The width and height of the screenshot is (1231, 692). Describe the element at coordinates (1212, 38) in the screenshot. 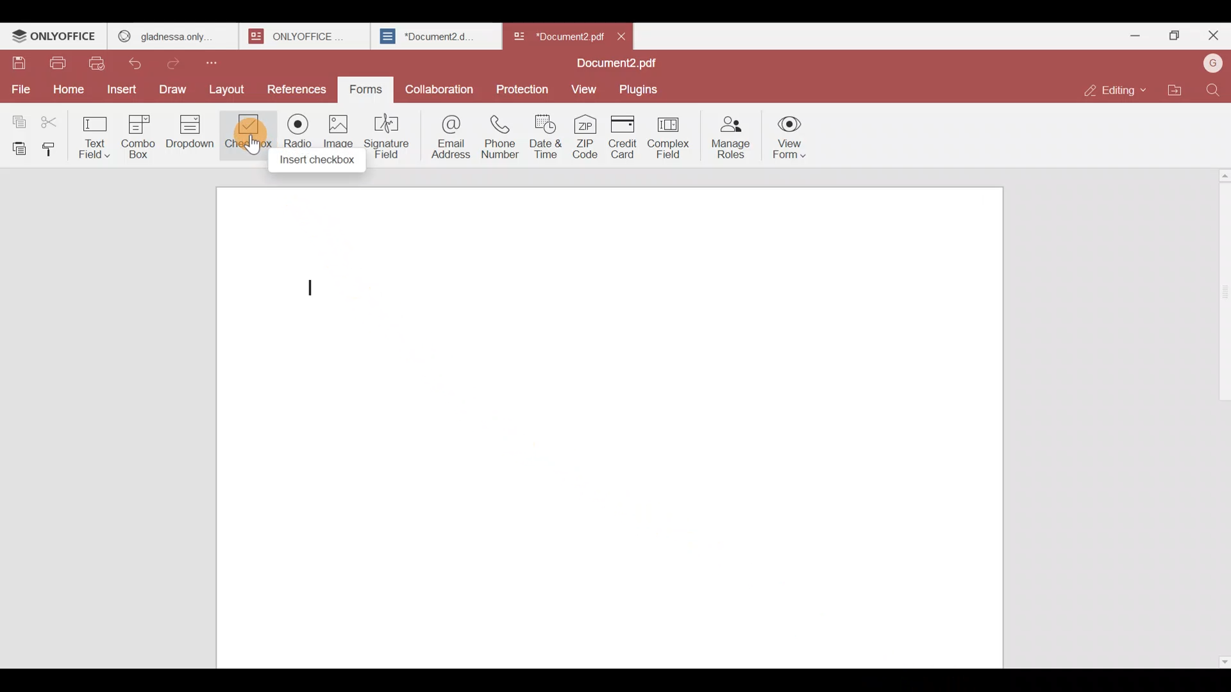

I see `Close` at that location.